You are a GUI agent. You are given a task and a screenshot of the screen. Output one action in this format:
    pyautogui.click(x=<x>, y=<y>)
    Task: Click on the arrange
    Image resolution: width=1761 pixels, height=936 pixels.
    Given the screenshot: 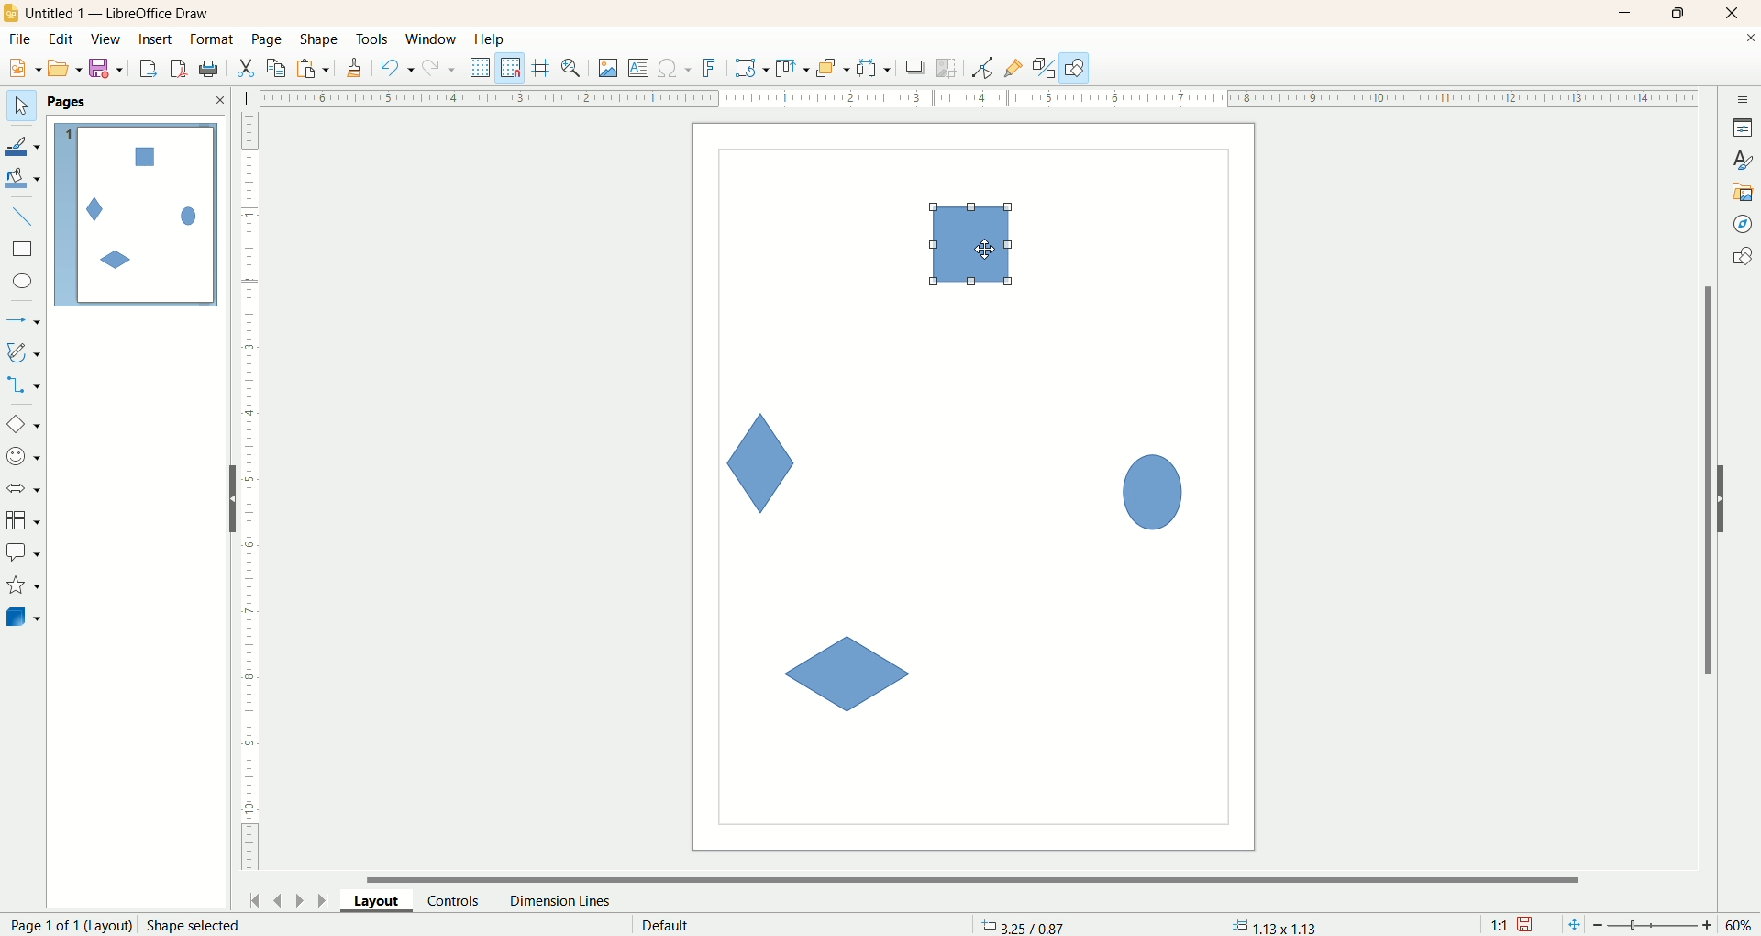 What is the action you would take?
    pyautogui.click(x=834, y=67)
    